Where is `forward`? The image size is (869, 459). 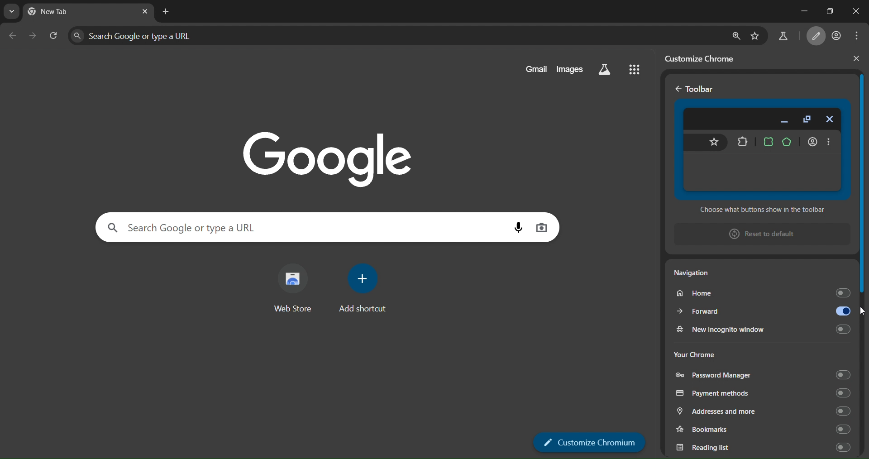 forward is located at coordinates (762, 310).